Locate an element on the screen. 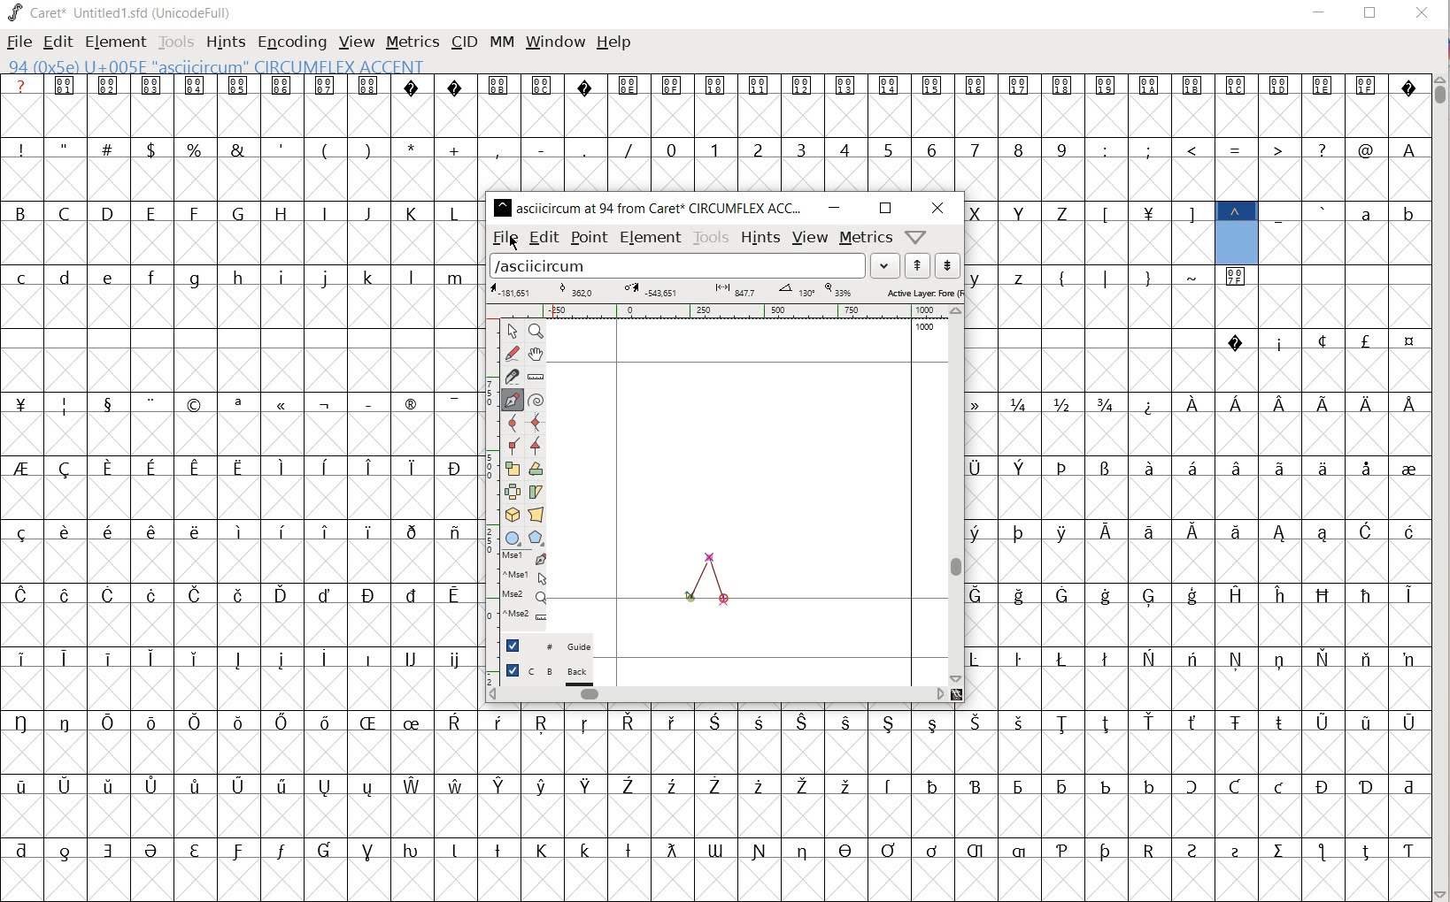 This screenshot has height=902, width=1450. second point added is located at coordinates (711, 558).